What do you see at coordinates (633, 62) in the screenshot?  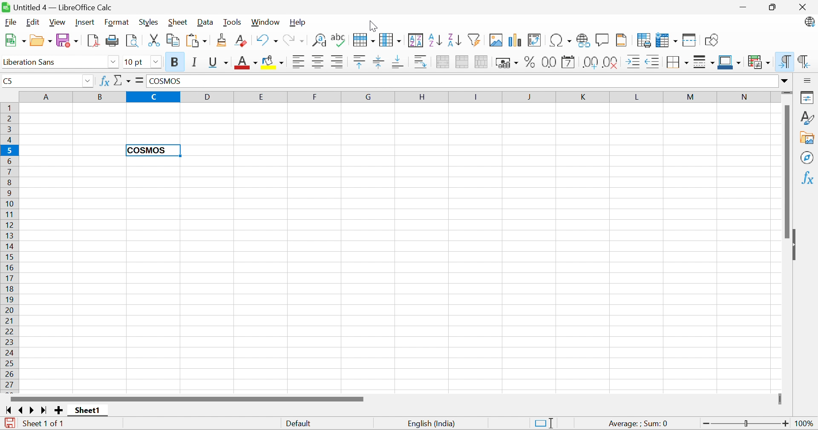 I see `Increase Indent` at bounding box center [633, 62].